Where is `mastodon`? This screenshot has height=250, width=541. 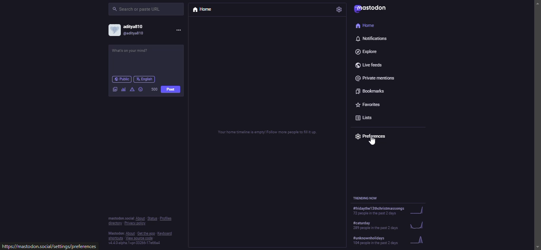 mastodon is located at coordinates (370, 9).